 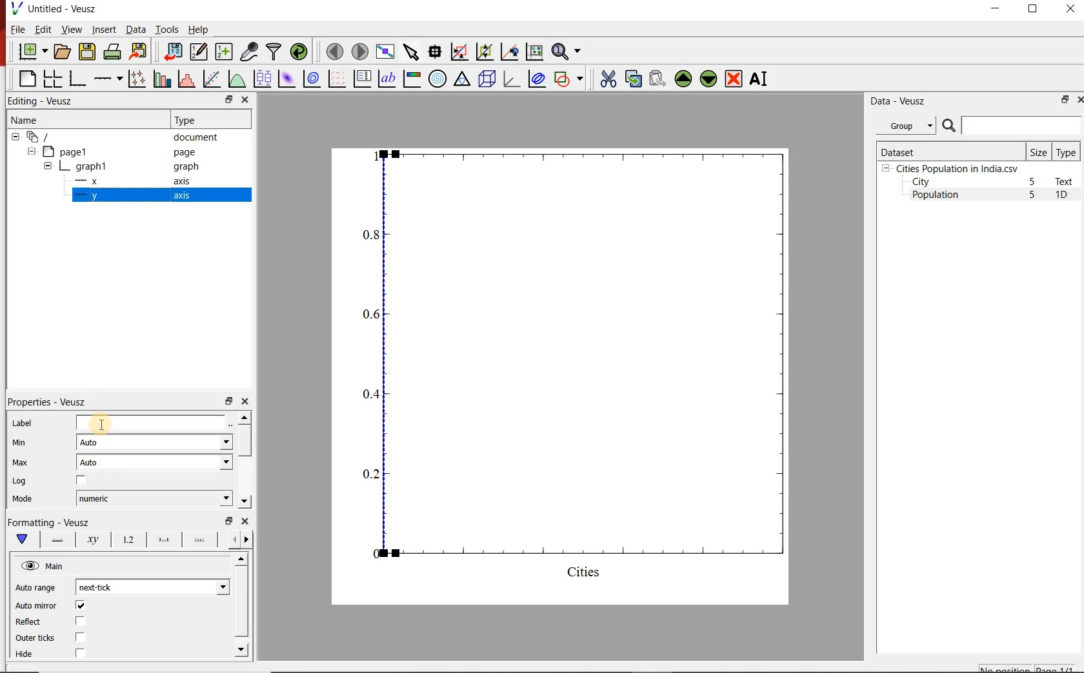 I want to click on remove the selected widgets, so click(x=735, y=79).